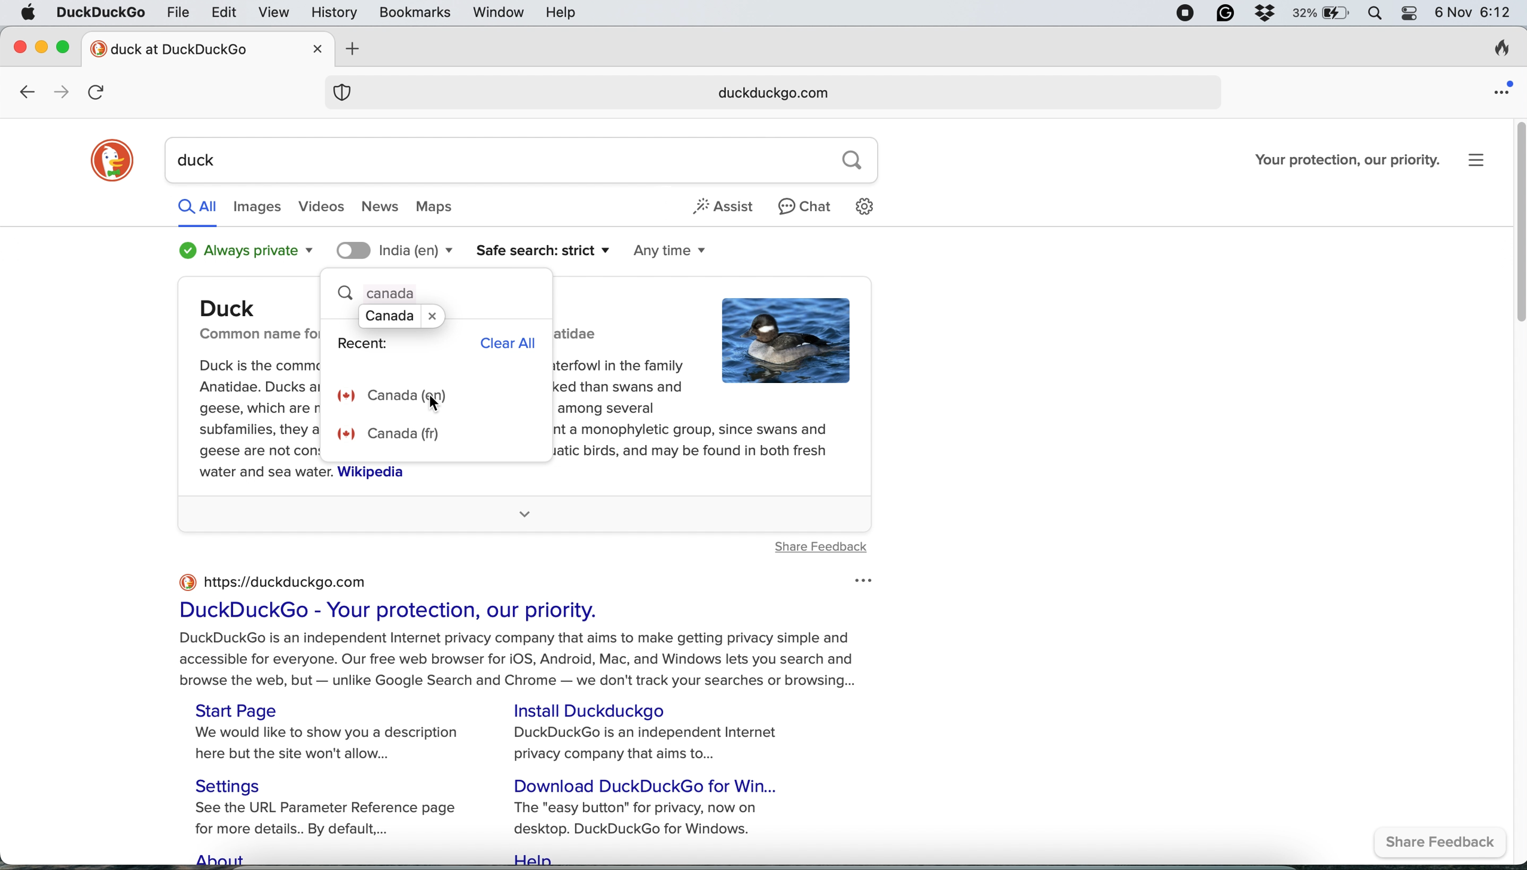  What do you see at coordinates (1321, 14) in the screenshot?
I see `battery` at bounding box center [1321, 14].